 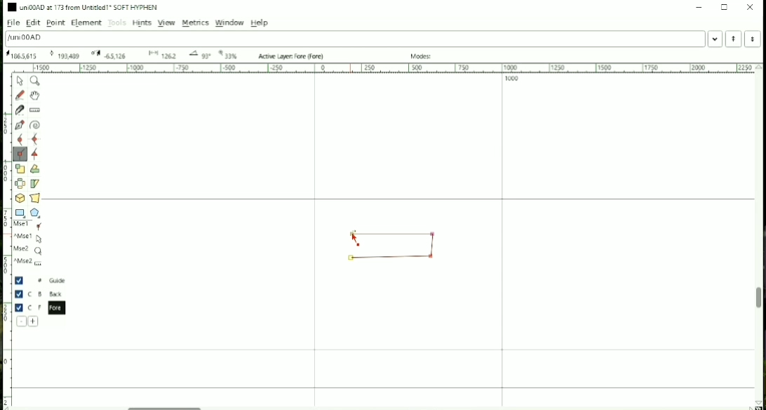 I want to click on Modes, so click(x=423, y=56).